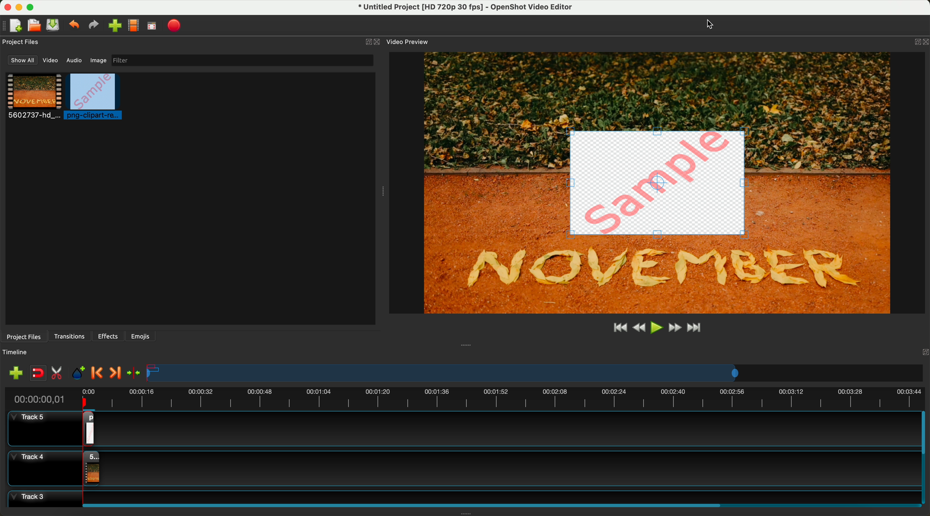 The image size is (930, 516). Describe the element at coordinates (177, 26) in the screenshot. I see `export video` at that location.